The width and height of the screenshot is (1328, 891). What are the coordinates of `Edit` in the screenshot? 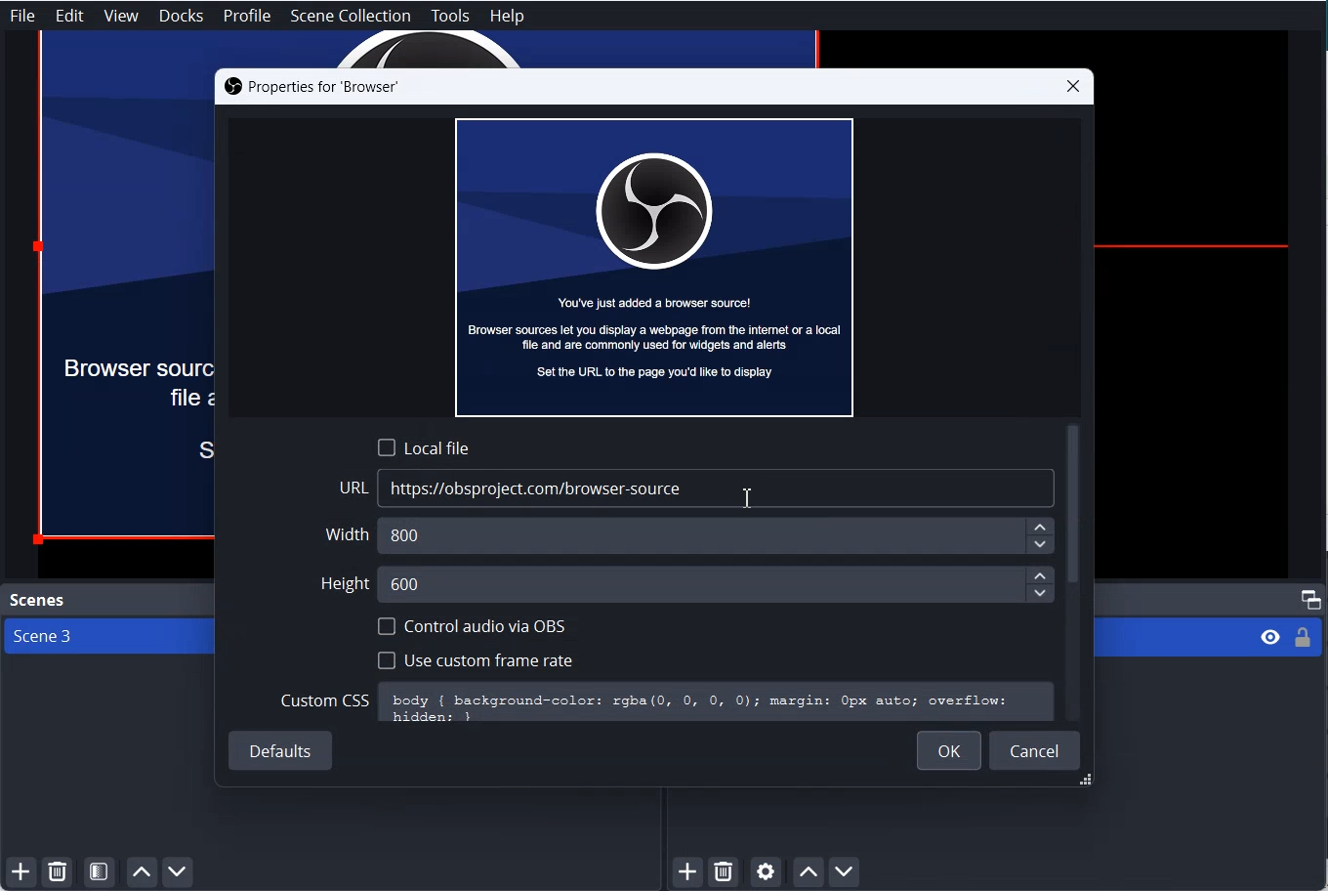 It's located at (70, 16).